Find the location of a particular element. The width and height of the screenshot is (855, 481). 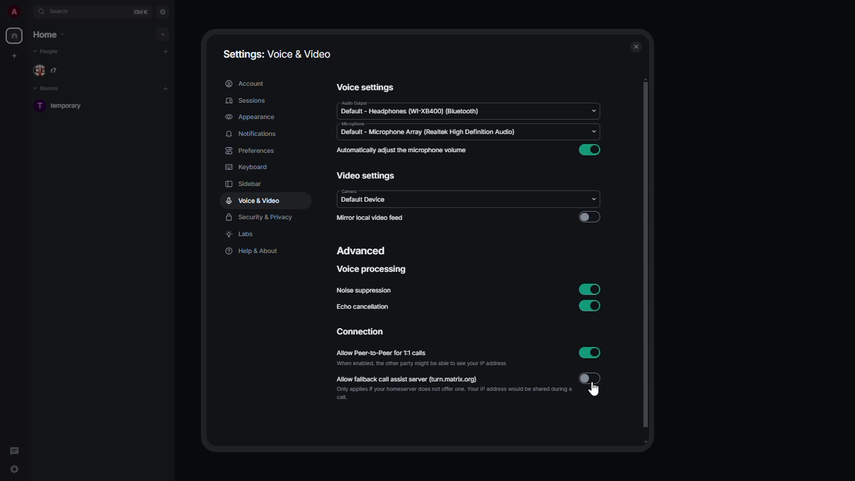

video settings is located at coordinates (366, 176).